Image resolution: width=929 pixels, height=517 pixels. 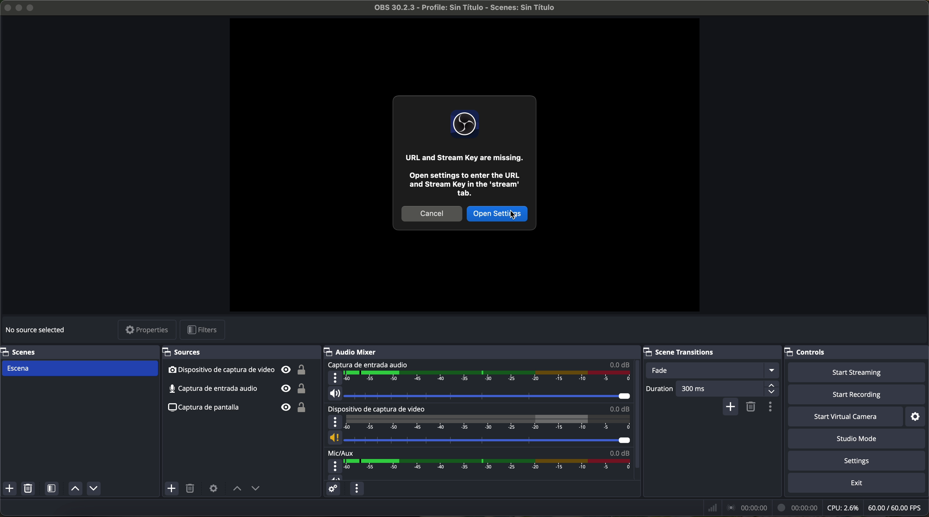 What do you see at coordinates (237, 489) in the screenshot?
I see `move source up` at bounding box center [237, 489].